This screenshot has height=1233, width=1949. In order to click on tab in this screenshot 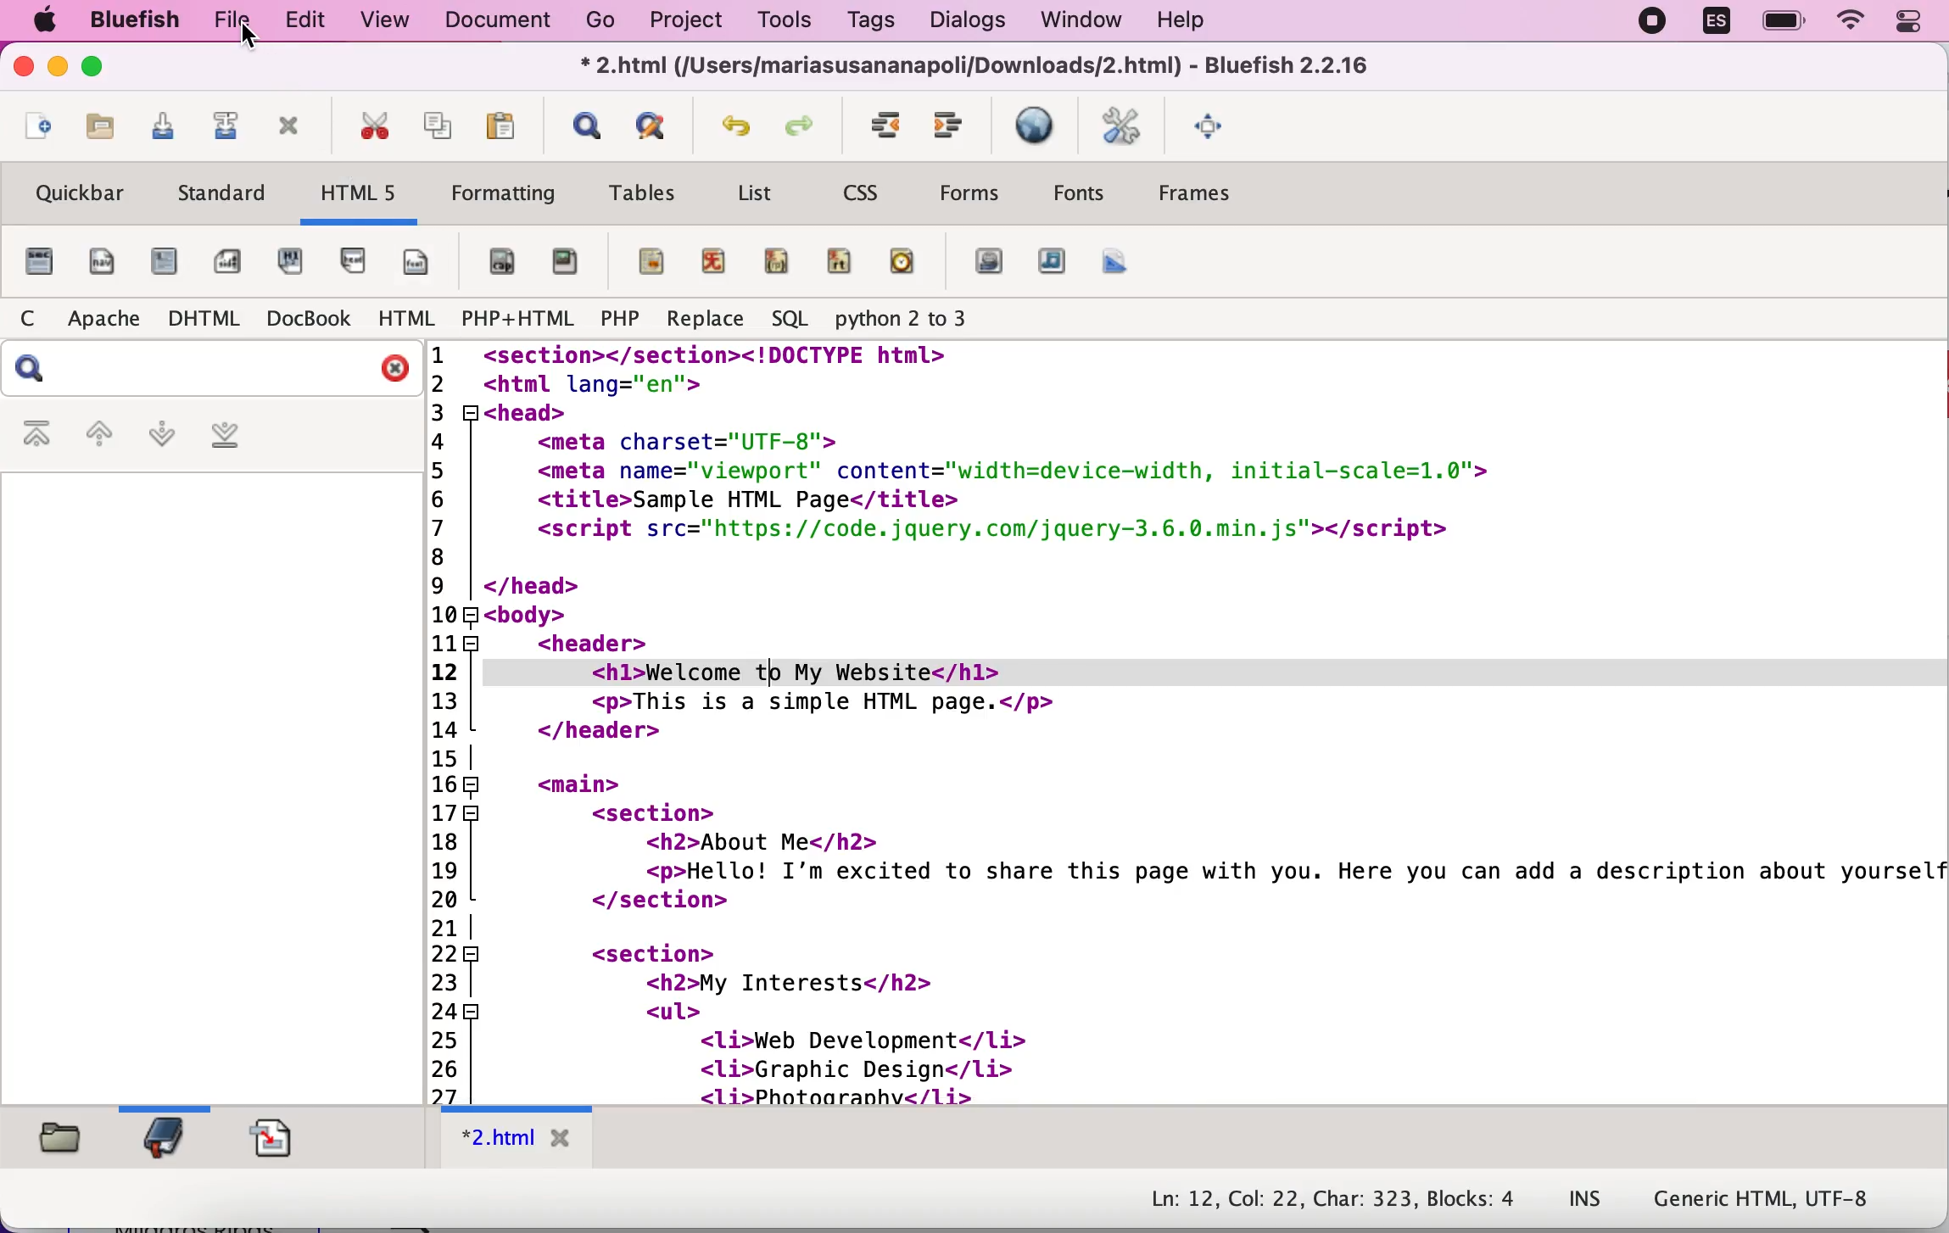, I will do `click(514, 1140)`.